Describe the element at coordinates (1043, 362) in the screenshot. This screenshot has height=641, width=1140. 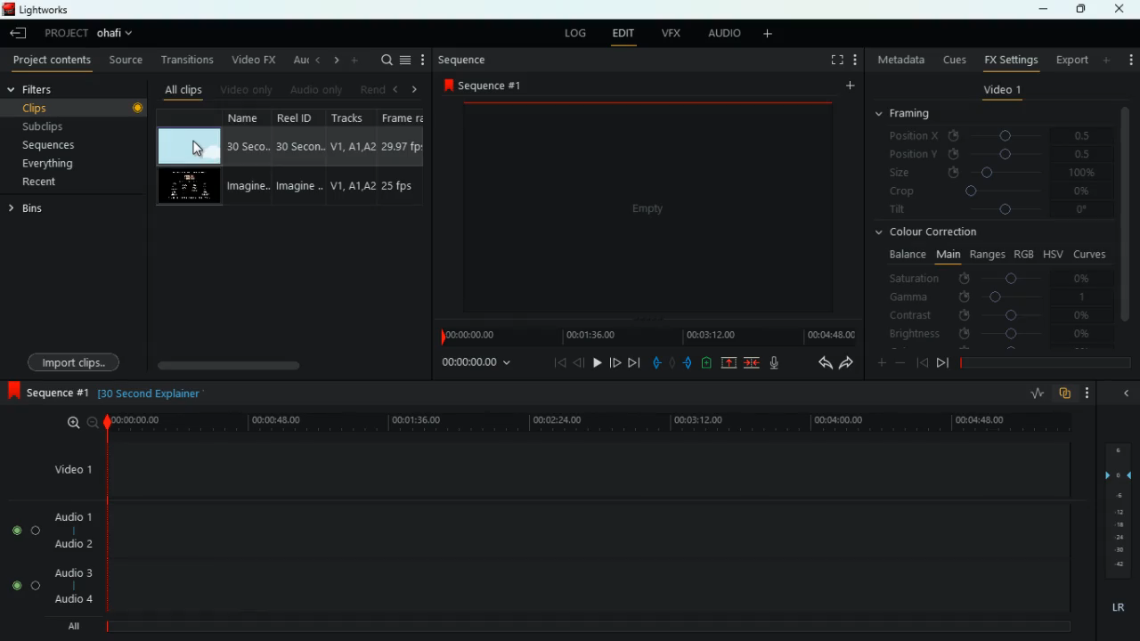
I see `timeline` at that location.